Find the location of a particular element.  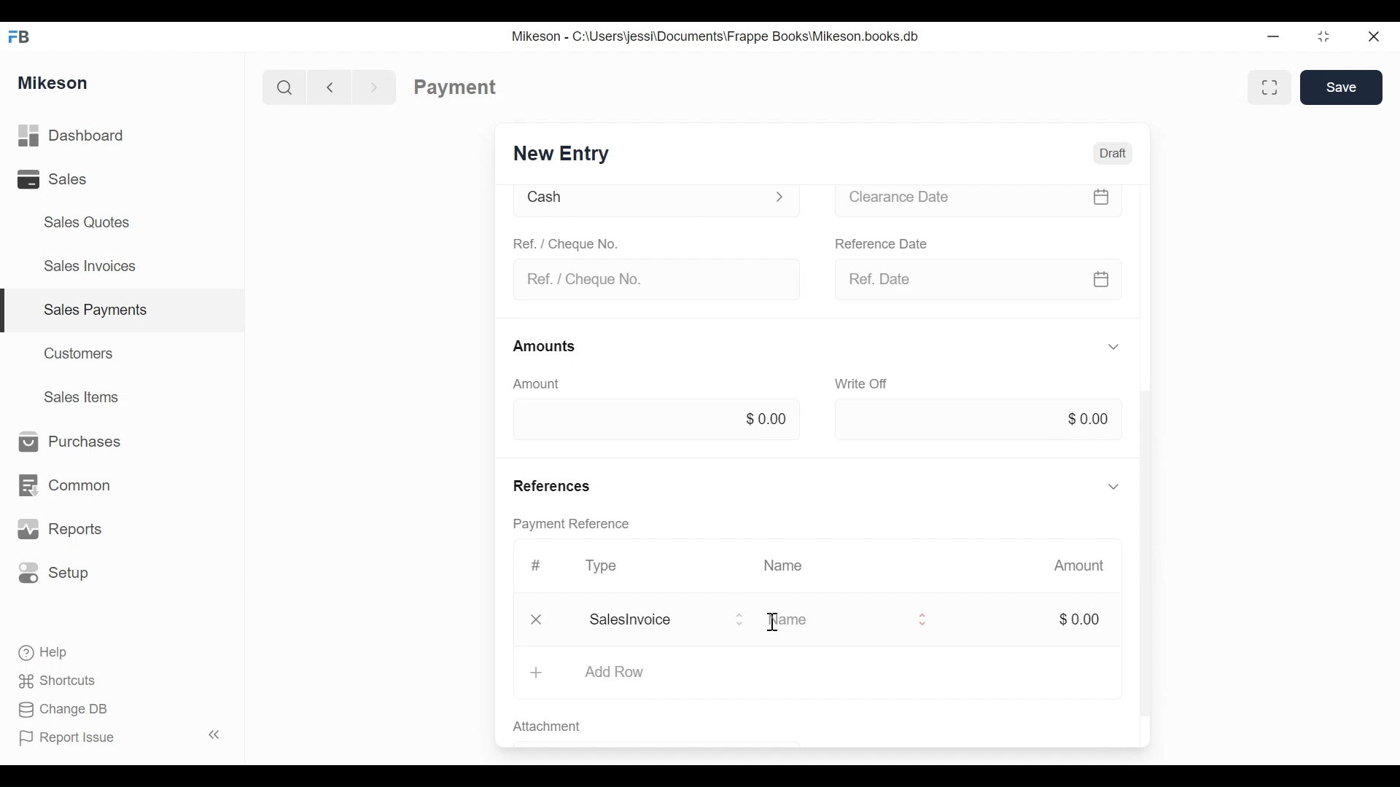

Mikeson - C:\Users\jessi\Documents\Frappe Books\Mikeson.books.db is located at coordinates (717, 36).